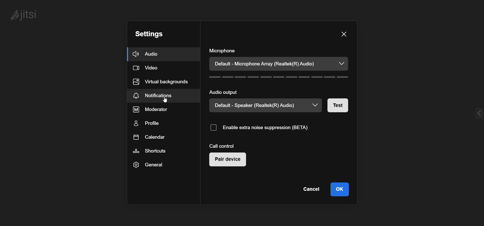  I want to click on expand, so click(477, 114).